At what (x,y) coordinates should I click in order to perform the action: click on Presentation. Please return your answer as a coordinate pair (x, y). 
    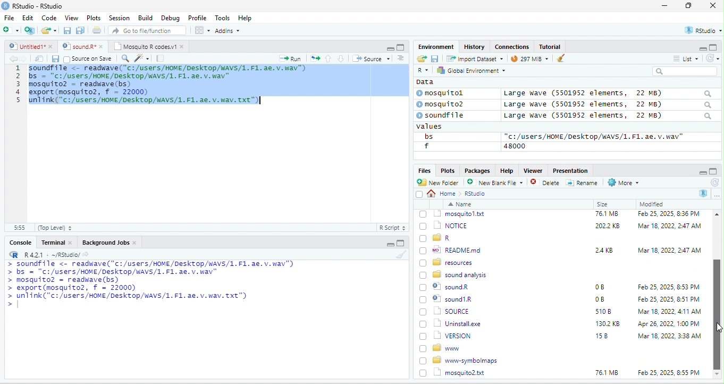
    Looking at the image, I should click on (569, 170).